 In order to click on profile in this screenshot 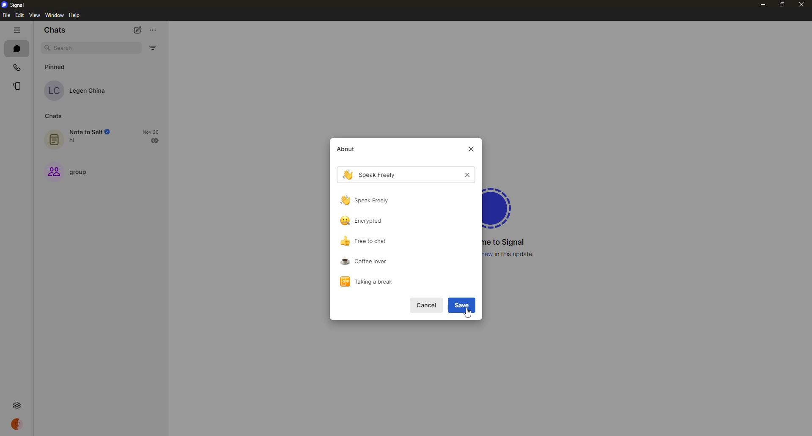, I will do `click(18, 424)`.